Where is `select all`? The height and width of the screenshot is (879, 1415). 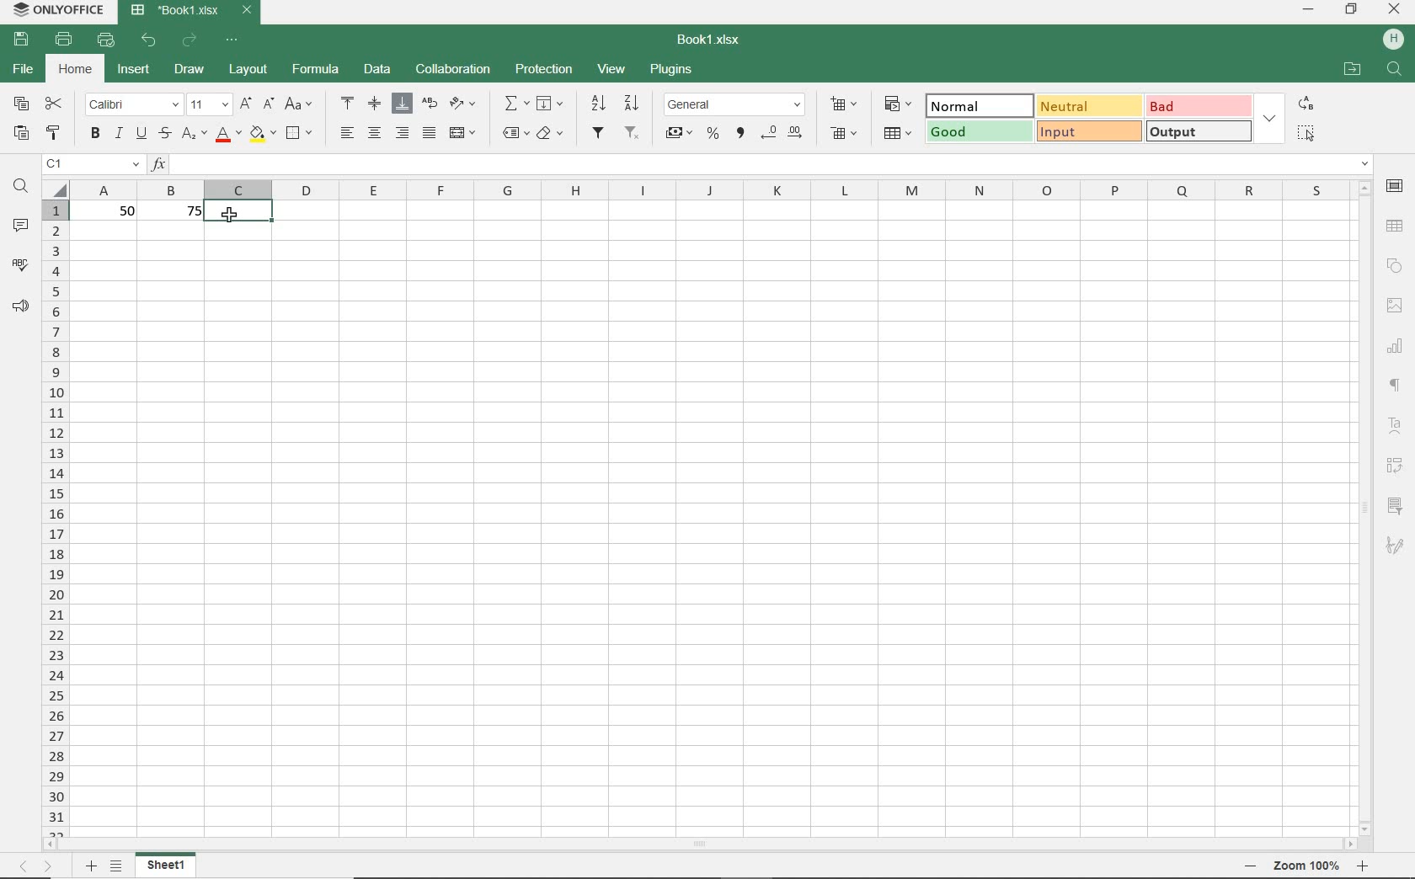
select all is located at coordinates (1309, 133).